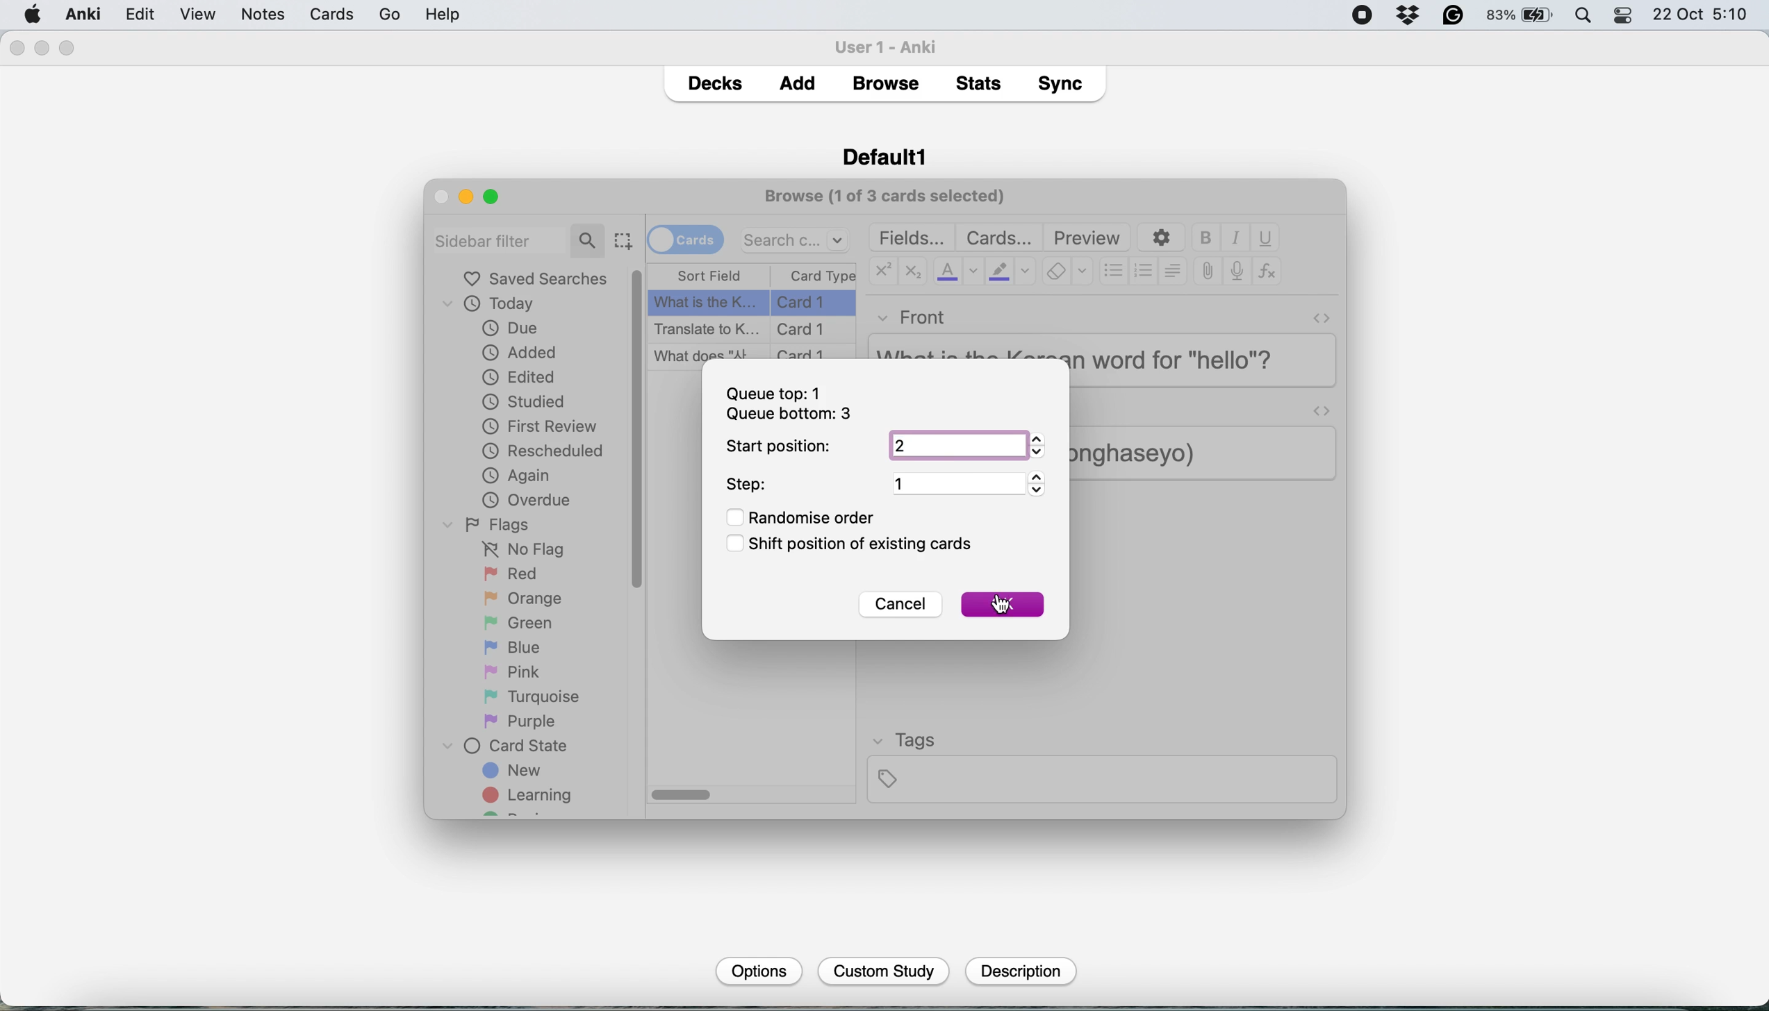 The width and height of the screenshot is (1769, 1011). I want to click on again, so click(517, 476).